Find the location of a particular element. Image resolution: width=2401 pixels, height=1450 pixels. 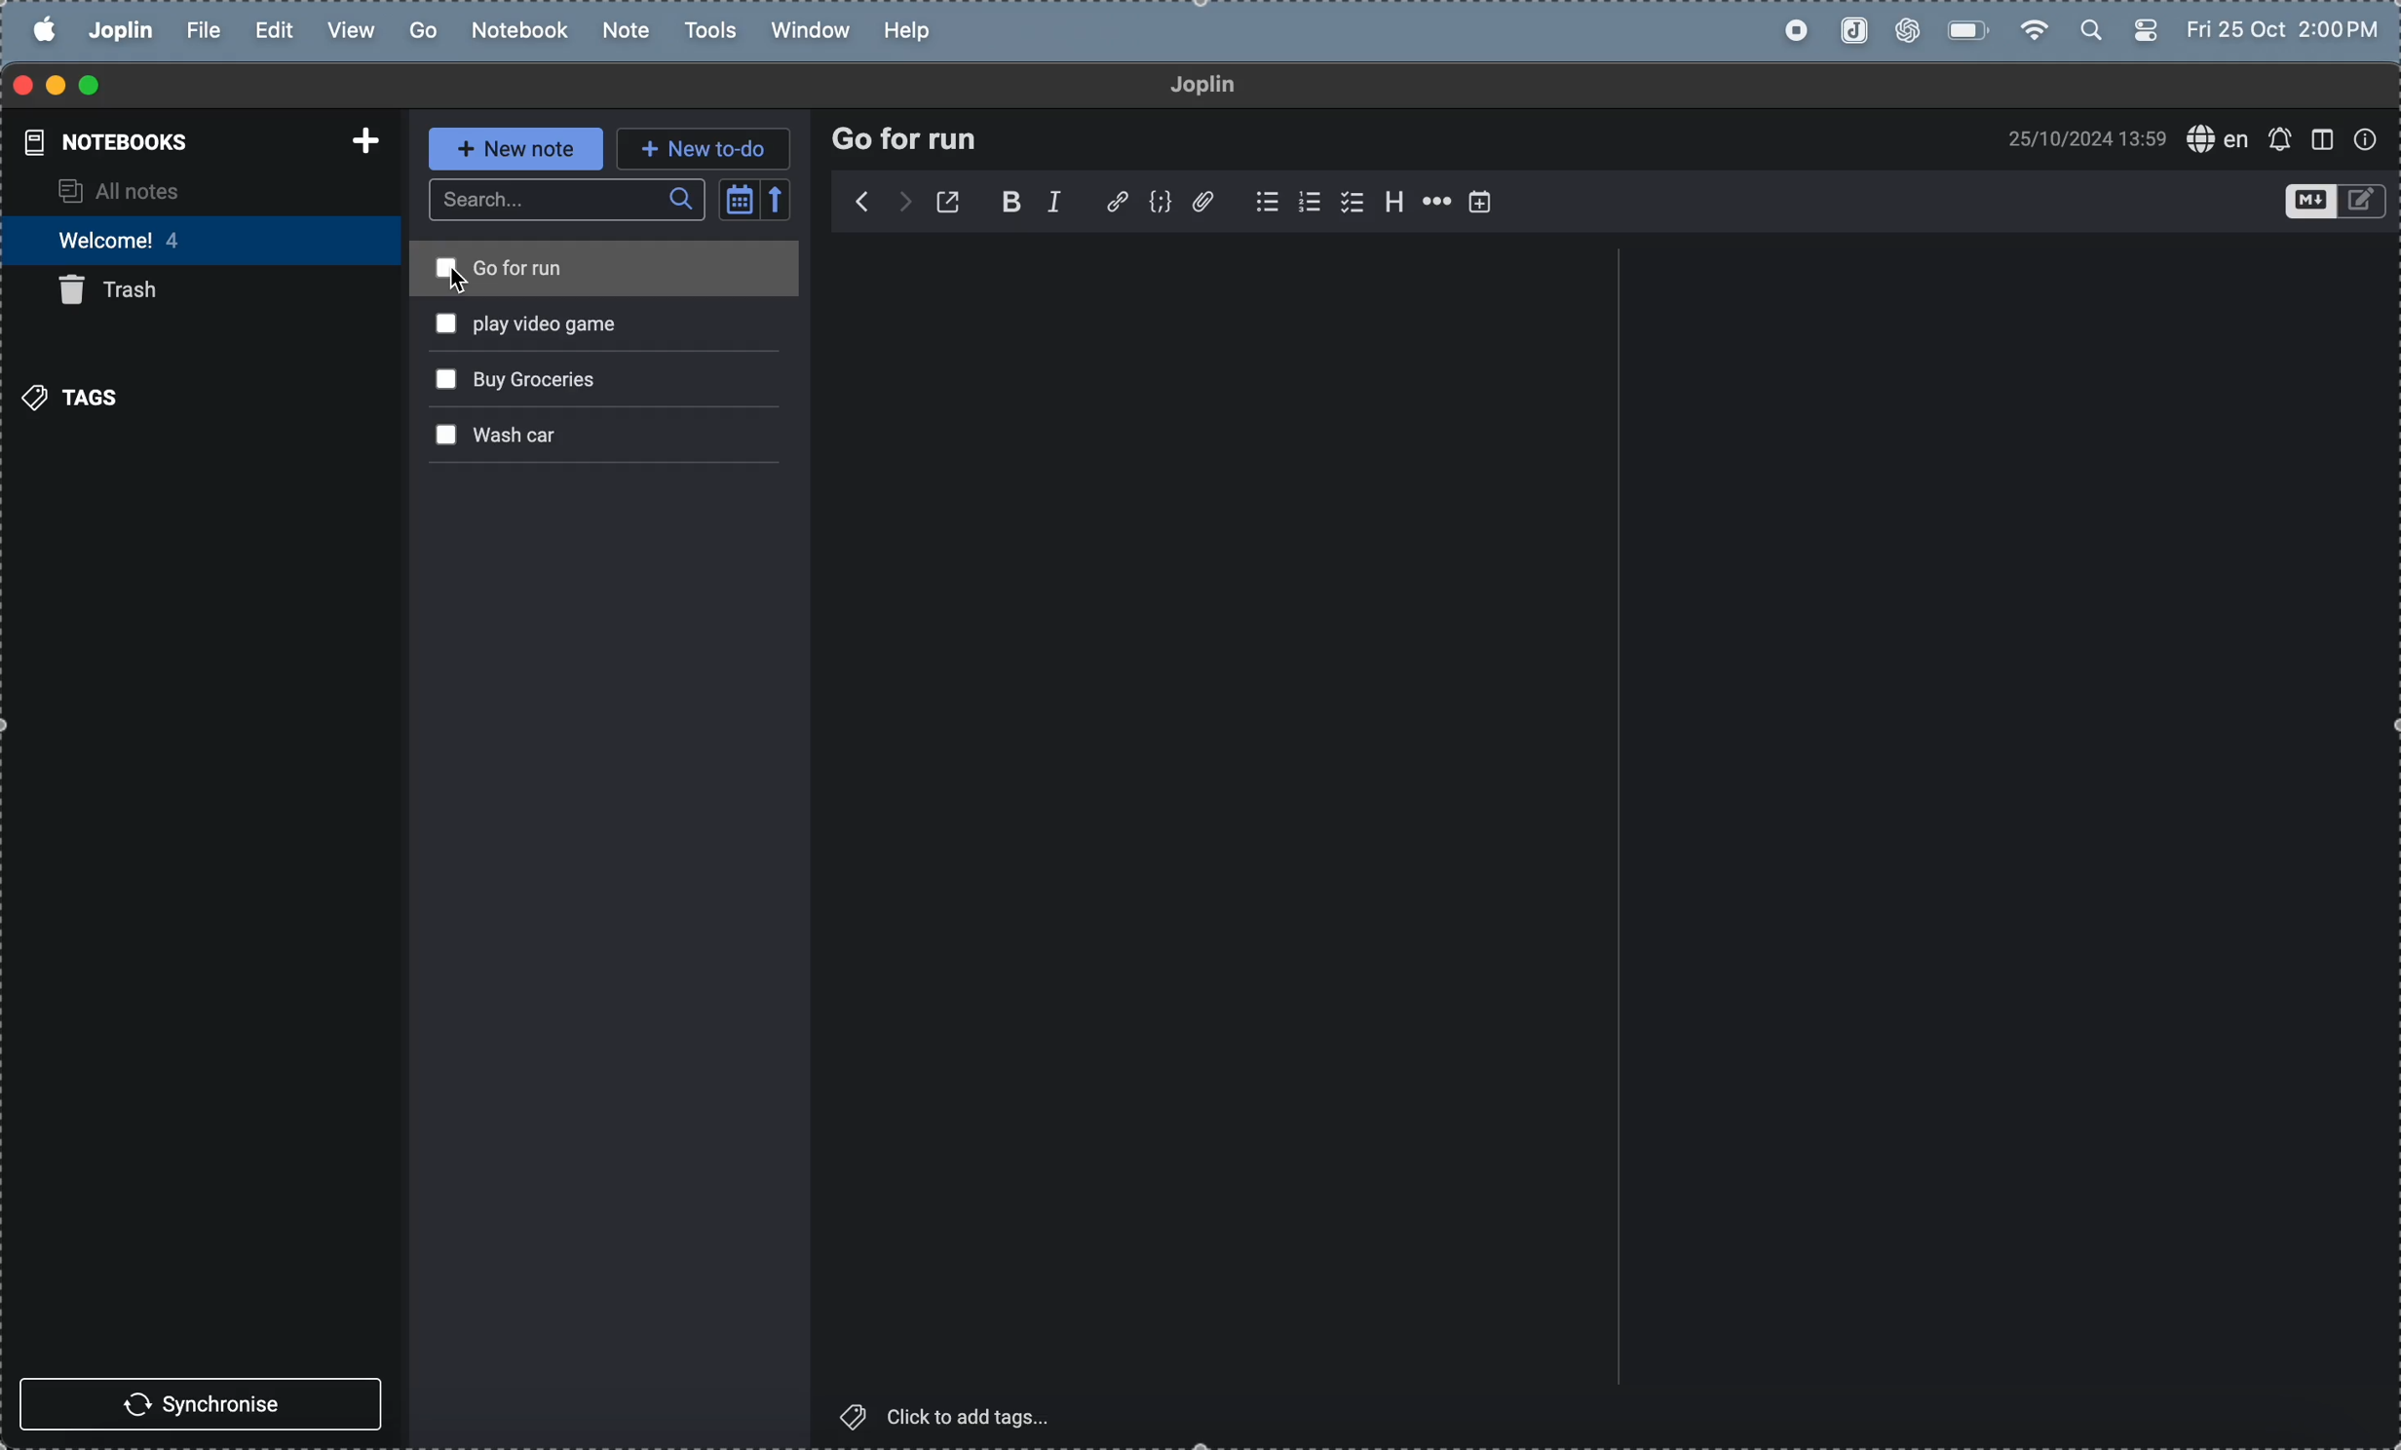

check cox is located at coordinates (438, 324).